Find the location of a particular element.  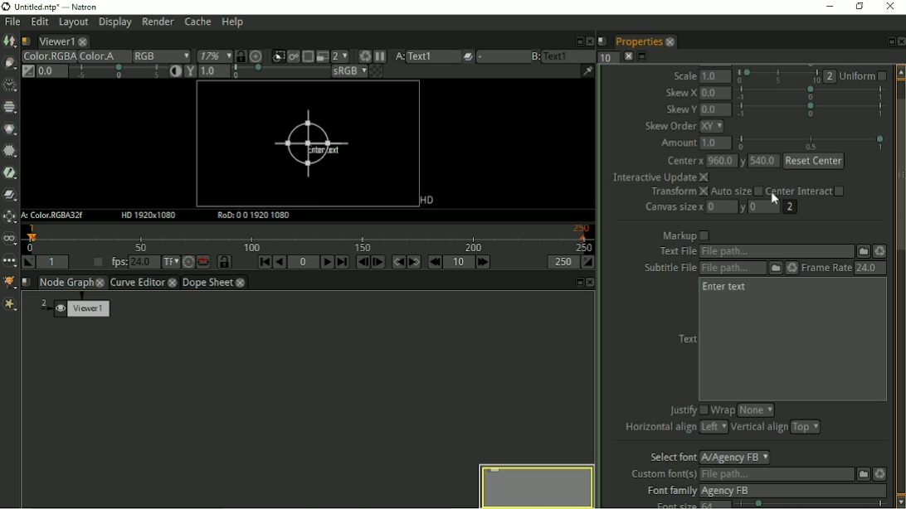

Auto size is located at coordinates (737, 191).